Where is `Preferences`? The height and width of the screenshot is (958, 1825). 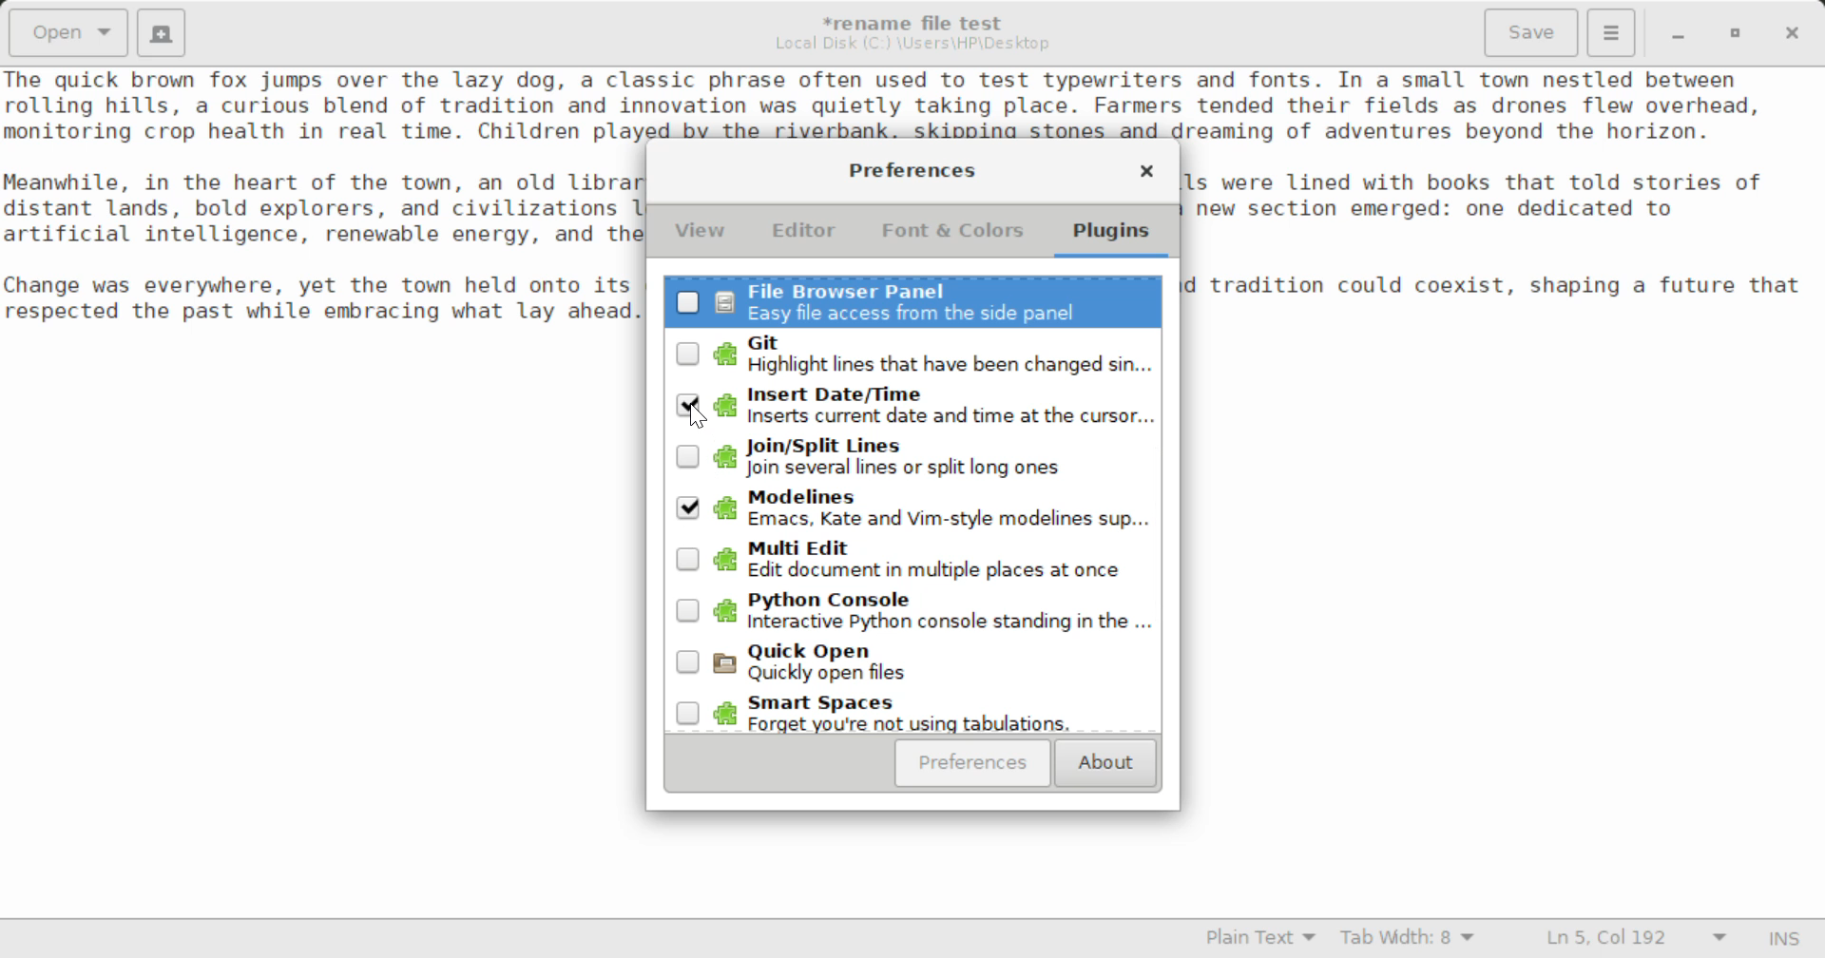
Preferences is located at coordinates (973, 763).